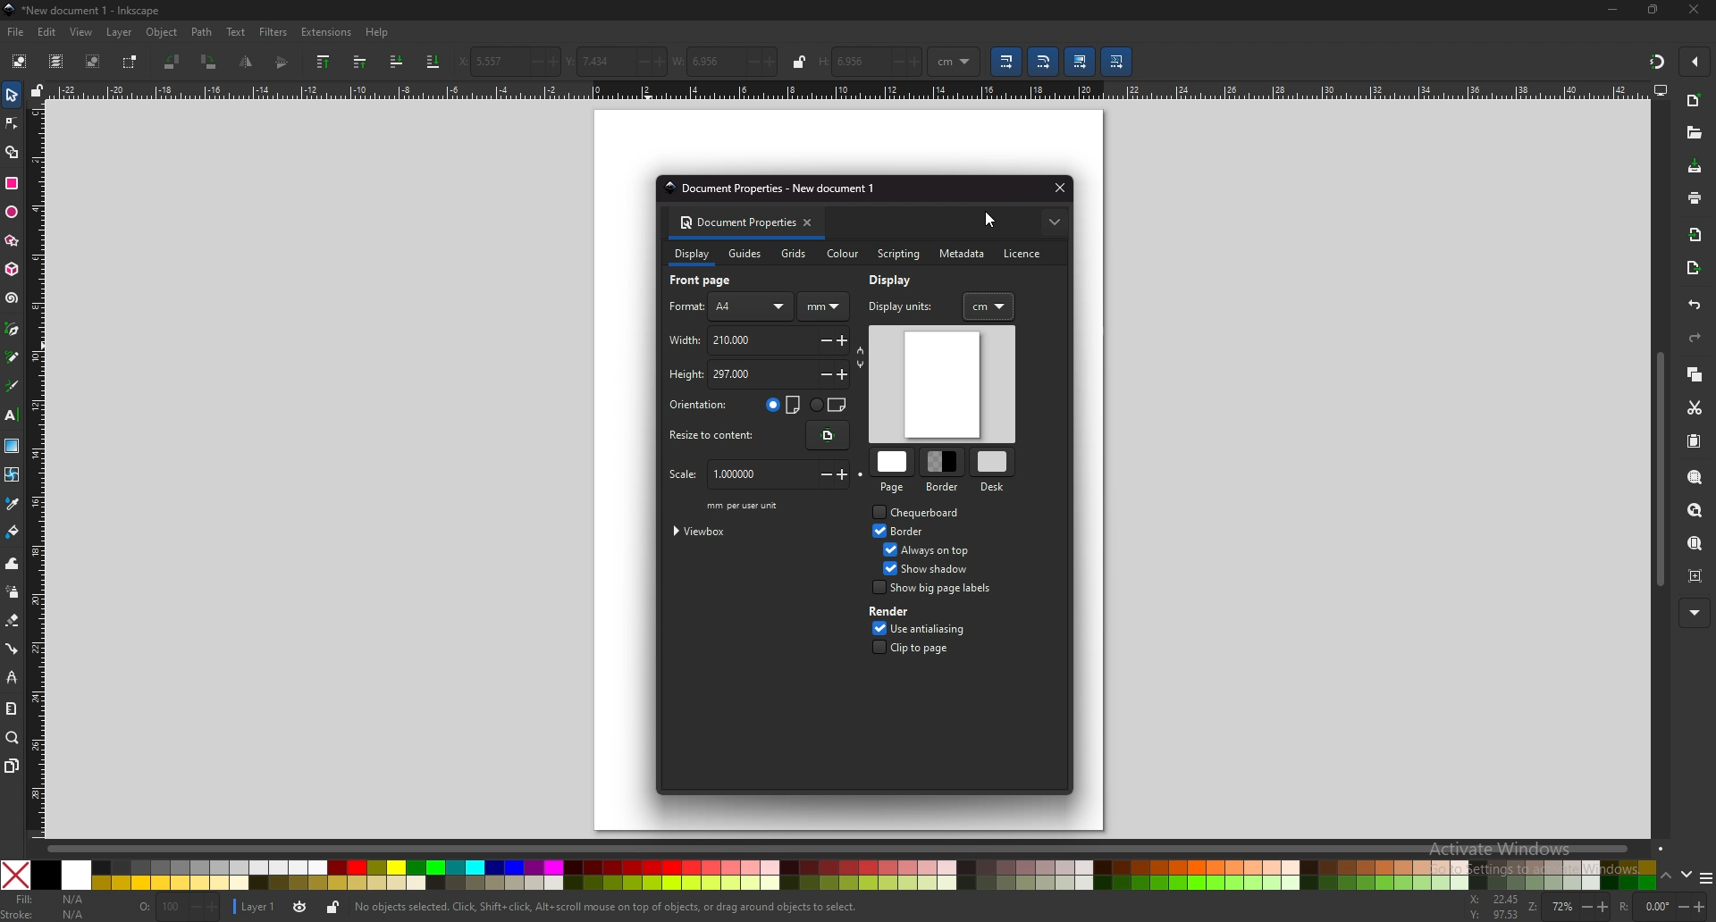 The height and width of the screenshot is (922, 1716). Describe the element at coordinates (845, 876) in the screenshot. I see `colors` at that location.